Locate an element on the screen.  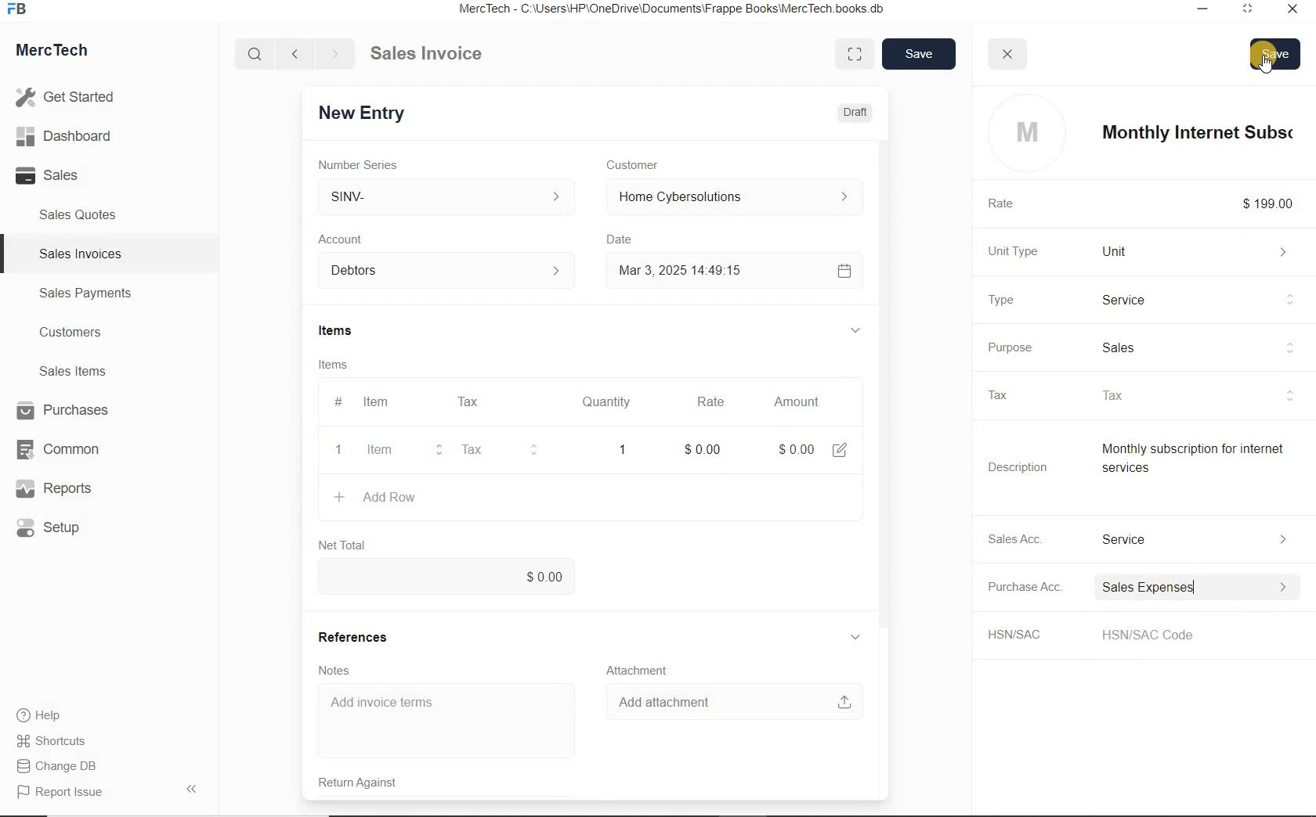
Report Issue is located at coordinates (63, 793).